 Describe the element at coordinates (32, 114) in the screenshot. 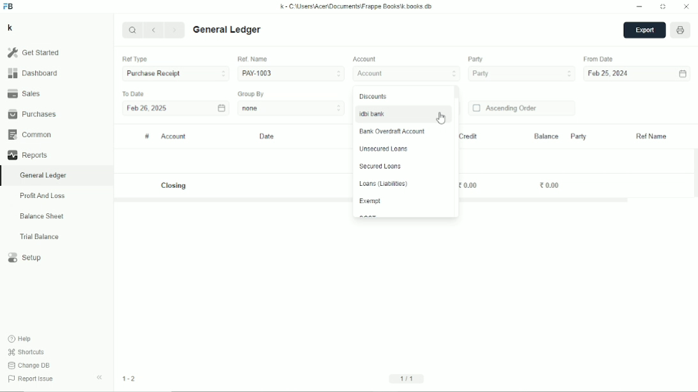

I see `Purchases` at that location.